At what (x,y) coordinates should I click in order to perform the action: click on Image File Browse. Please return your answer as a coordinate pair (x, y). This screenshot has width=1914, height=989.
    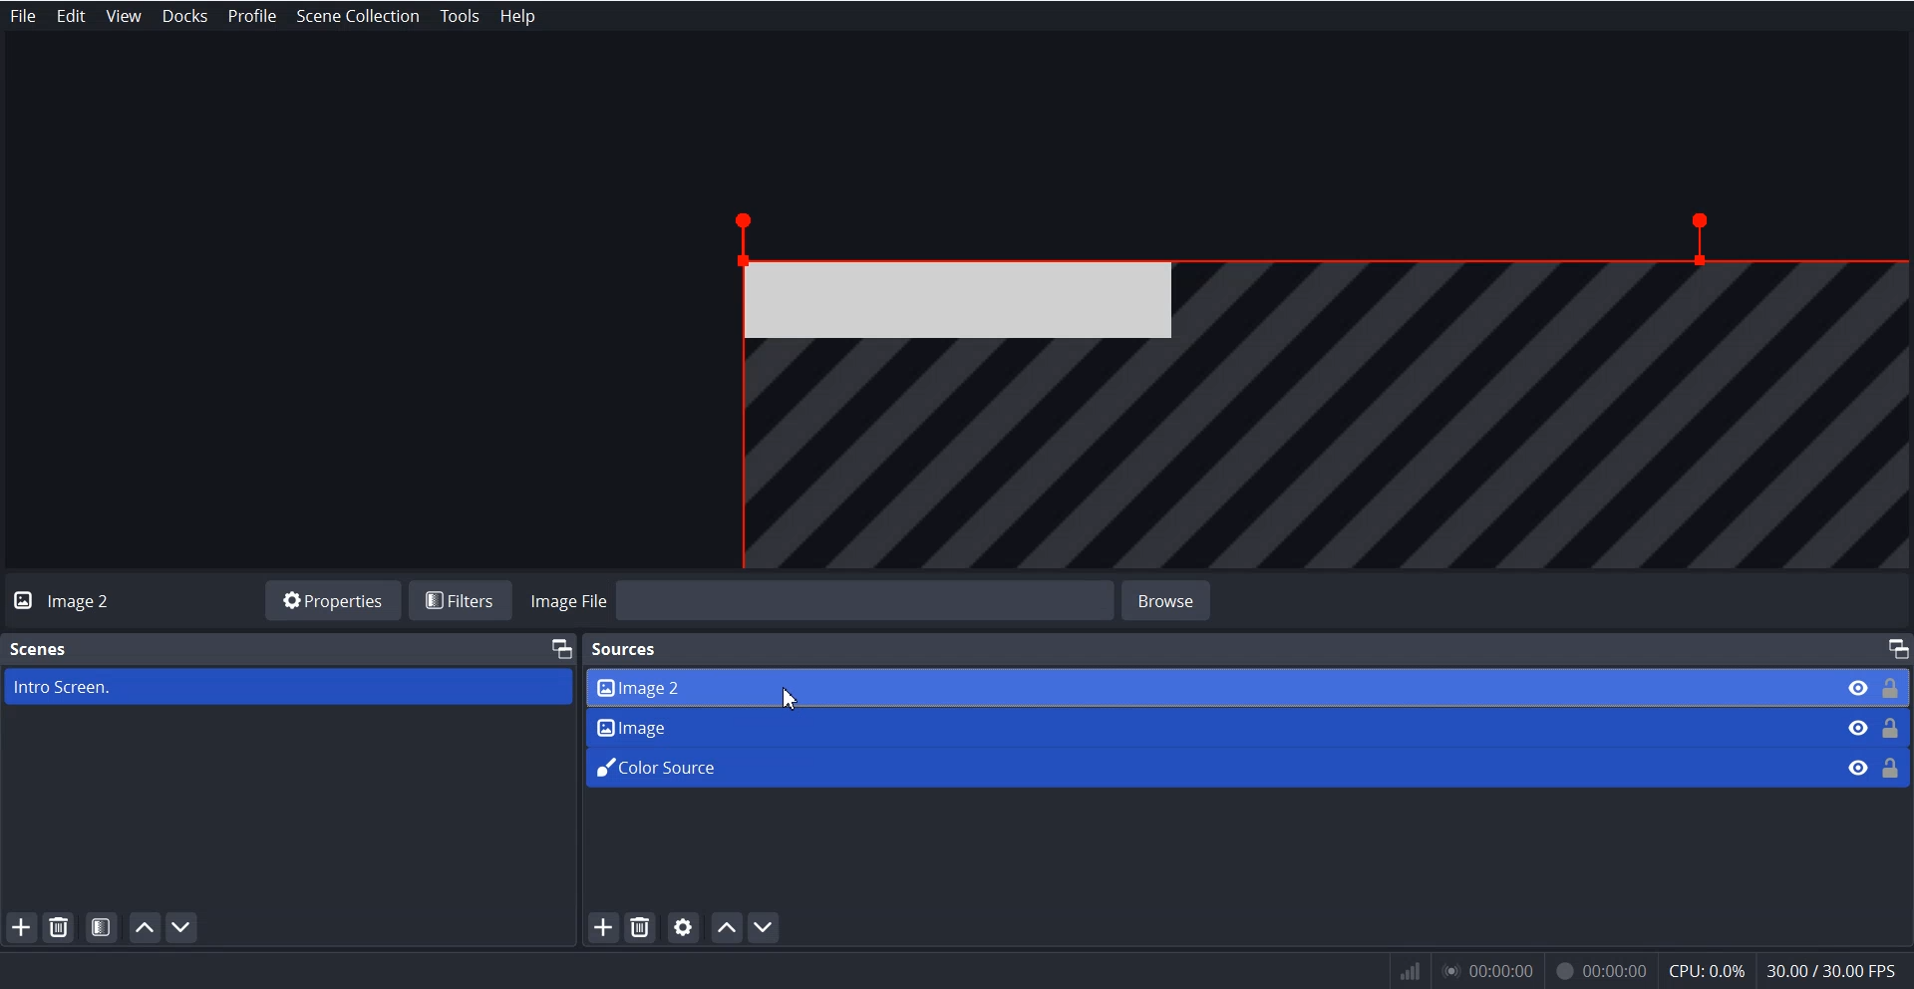
    Looking at the image, I should click on (821, 600).